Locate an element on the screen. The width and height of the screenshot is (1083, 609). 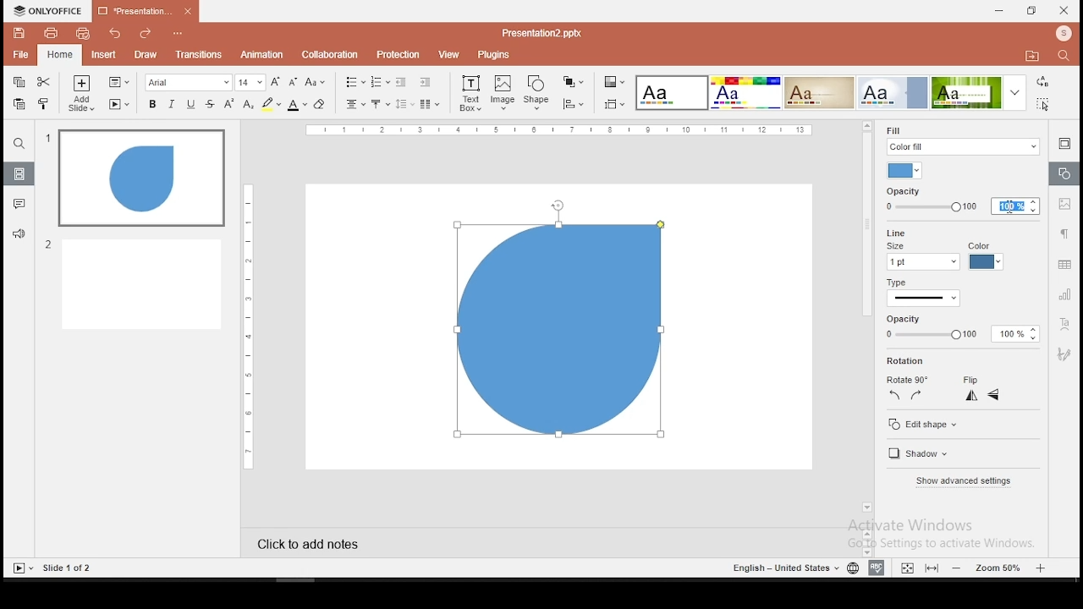
undo is located at coordinates (113, 33).